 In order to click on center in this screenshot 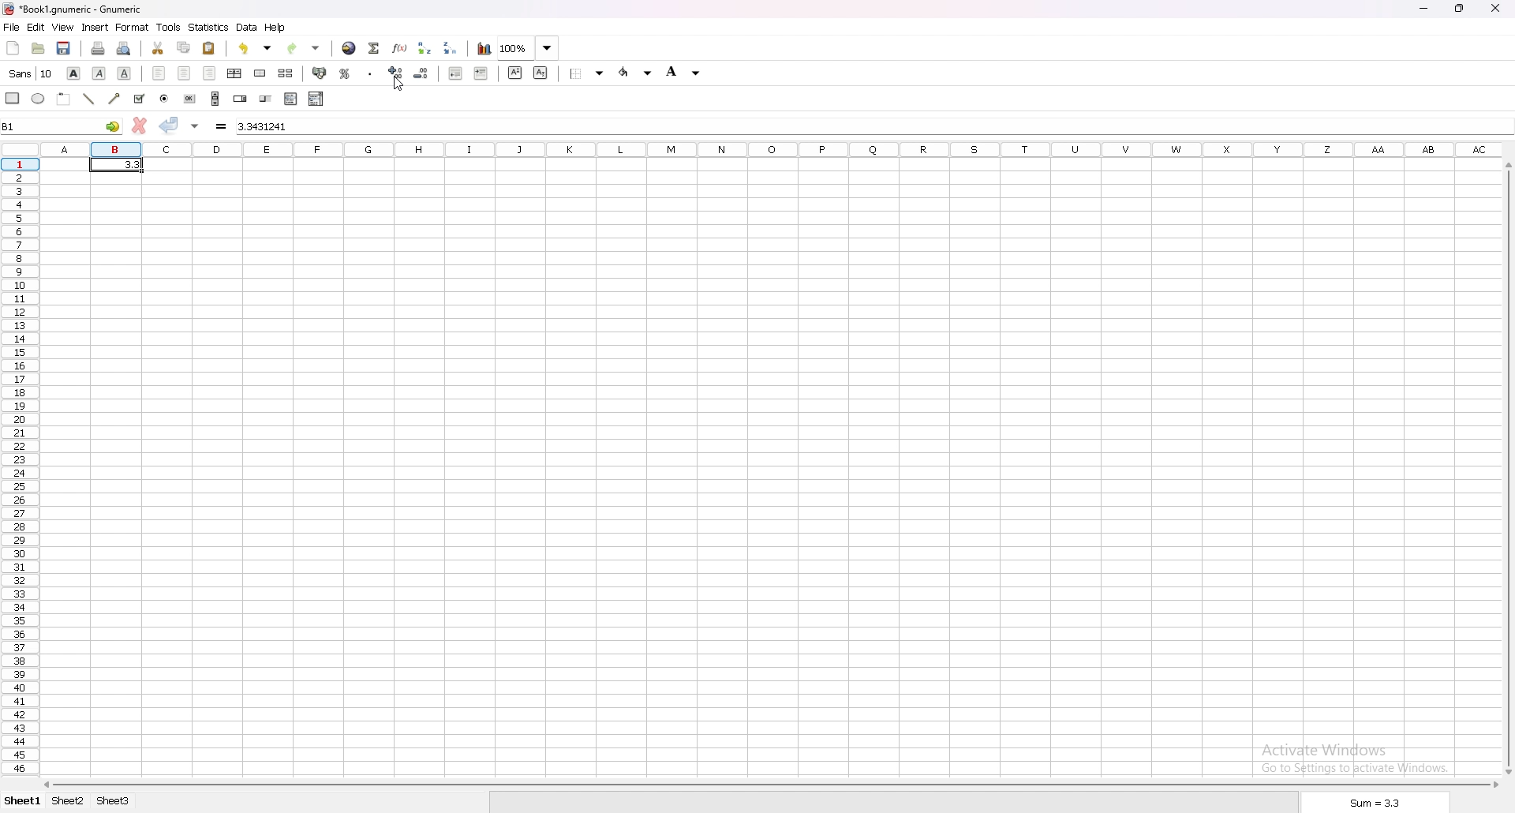, I will do `click(185, 73)`.